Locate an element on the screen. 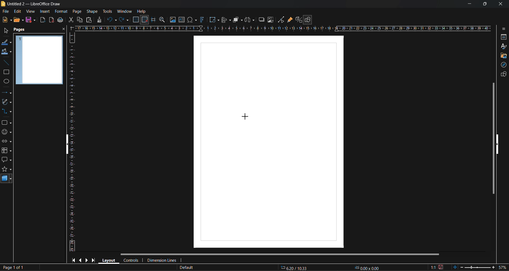 The width and height of the screenshot is (509, 271). export is located at coordinates (44, 20).